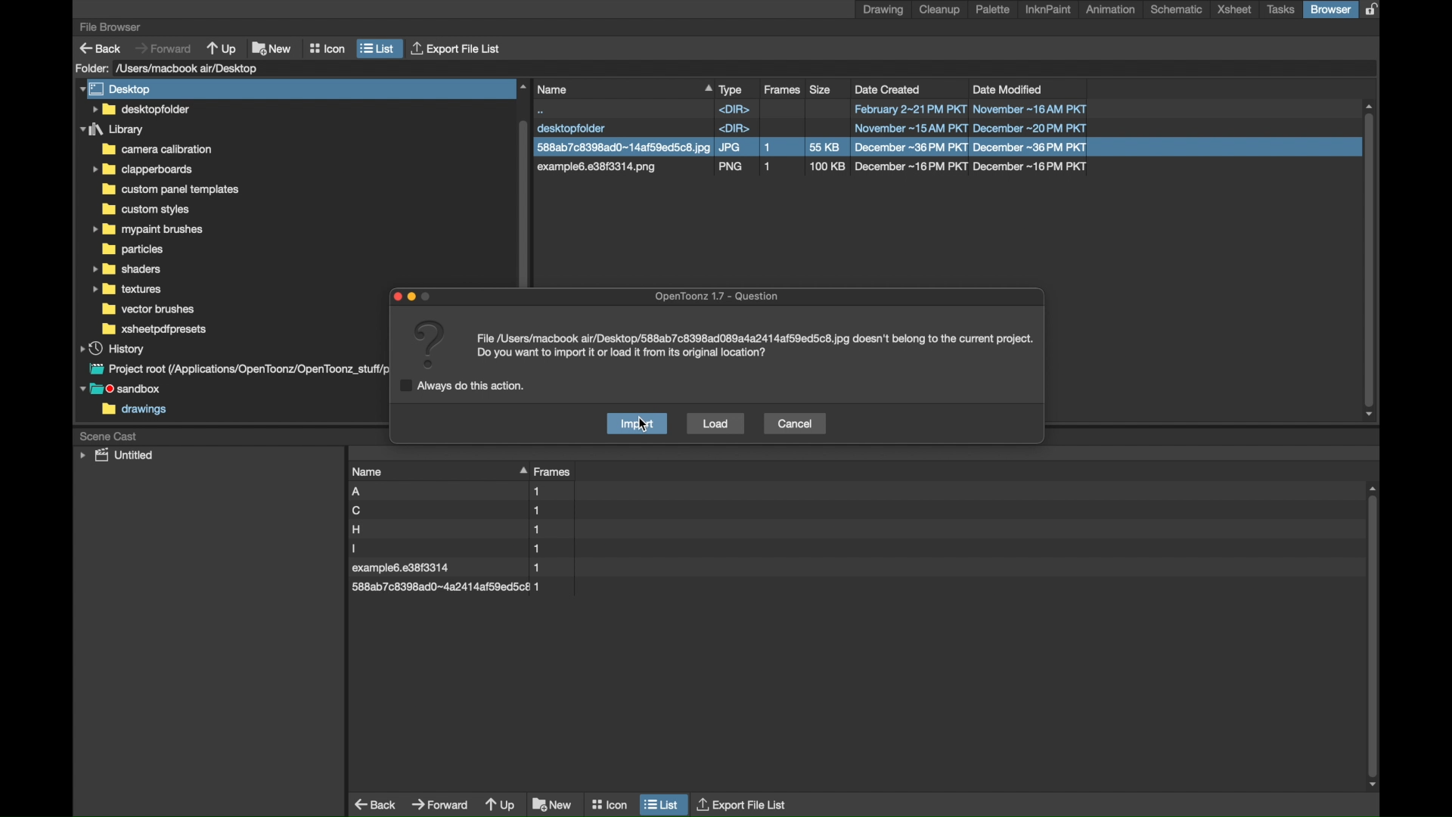 The image size is (1452, 817). What do you see at coordinates (448, 548) in the screenshot?
I see `file` at bounding box center [448, 548].